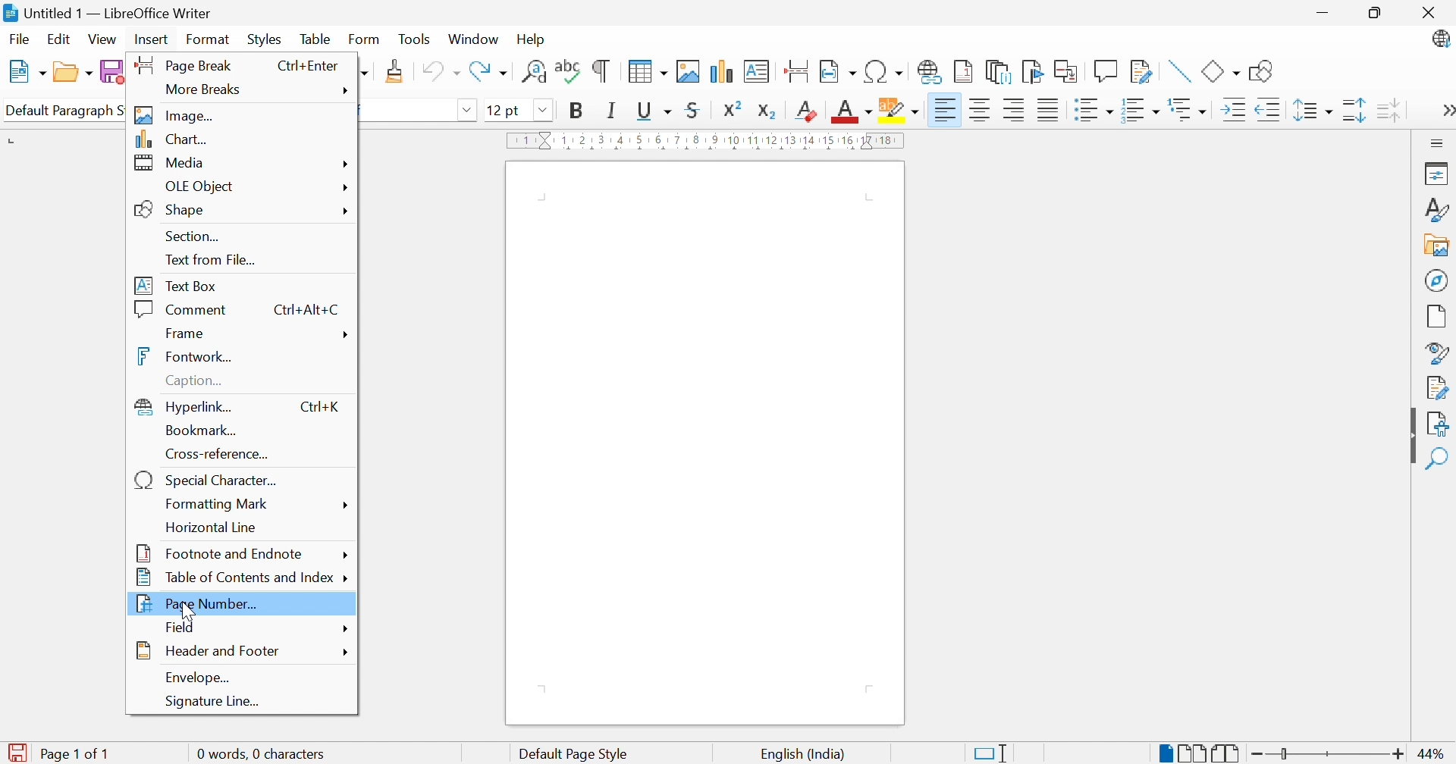 This screenshot has height=764, width=1456. What do you see at coordinates (489, 73) in the screenshot?
I see `Redo` at bounding box center [489, 73].